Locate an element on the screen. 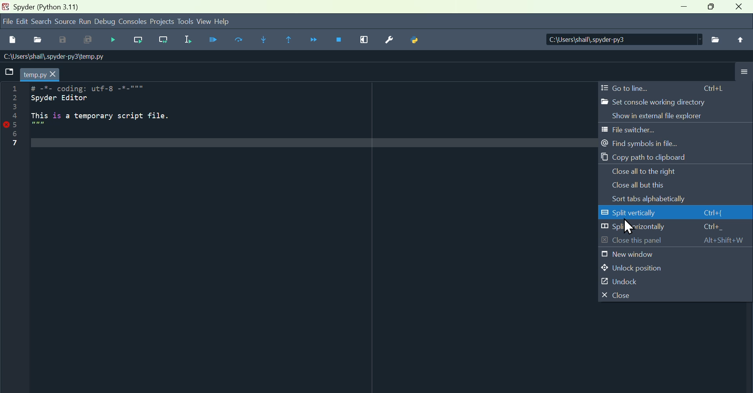  open file is located at coordinates (40, 41).